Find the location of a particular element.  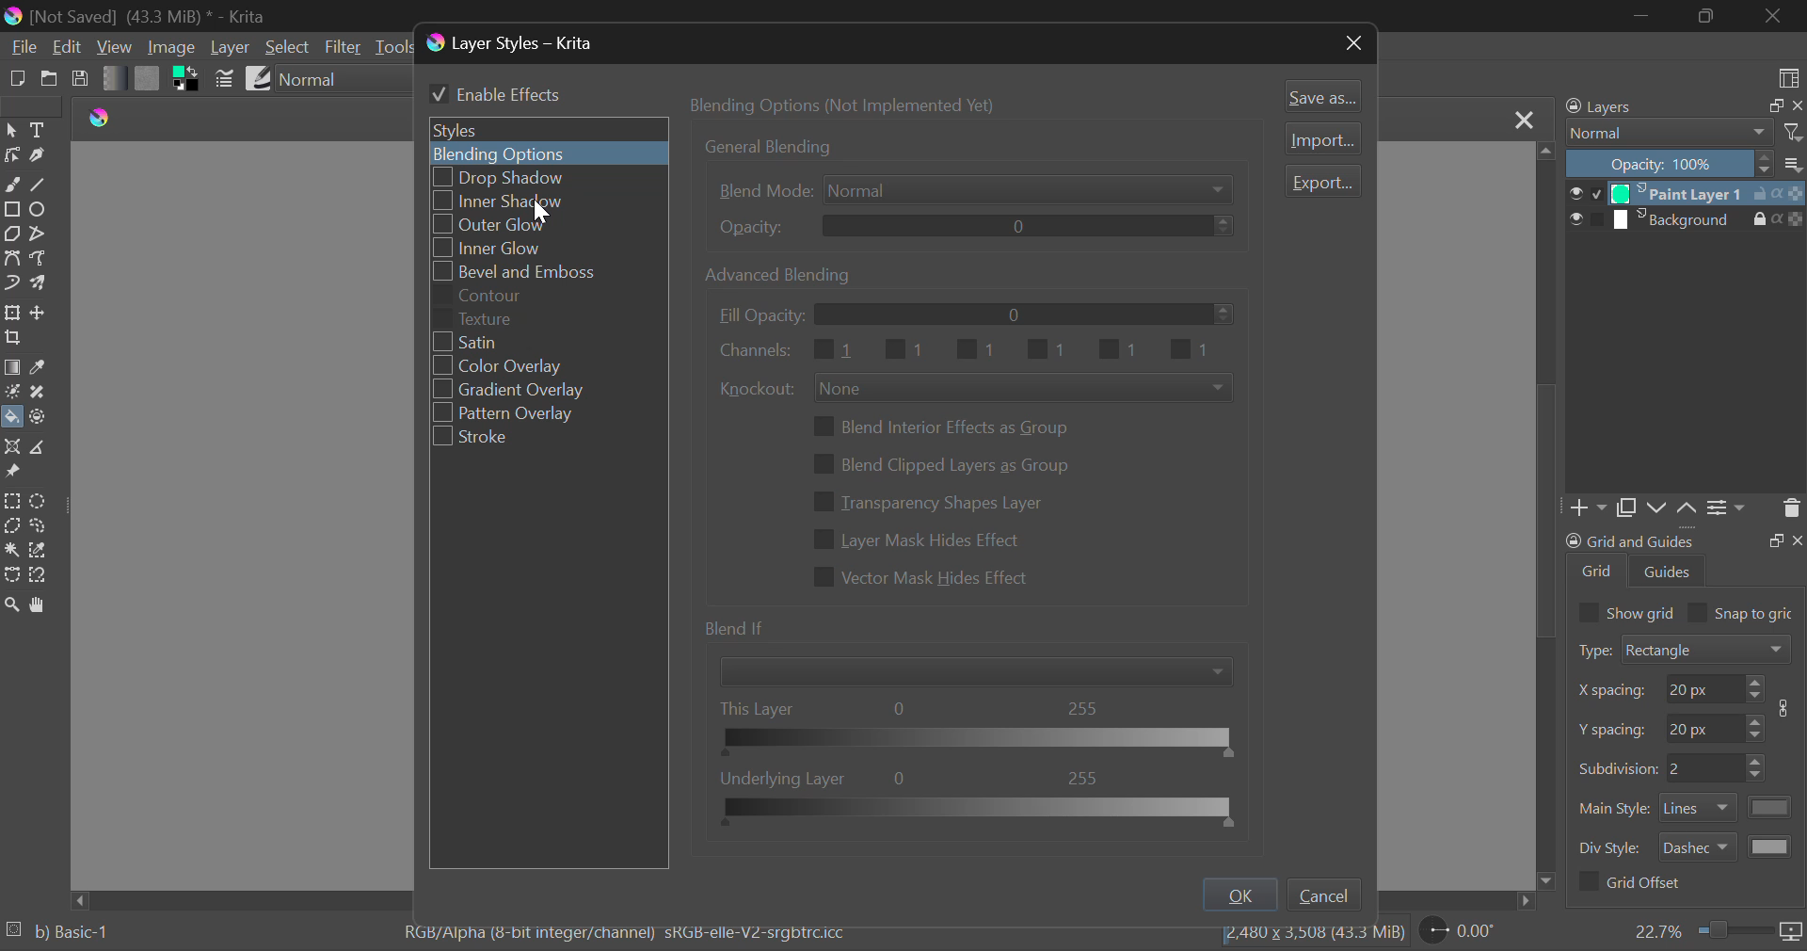

file size is located at coordinates (1352, 927).